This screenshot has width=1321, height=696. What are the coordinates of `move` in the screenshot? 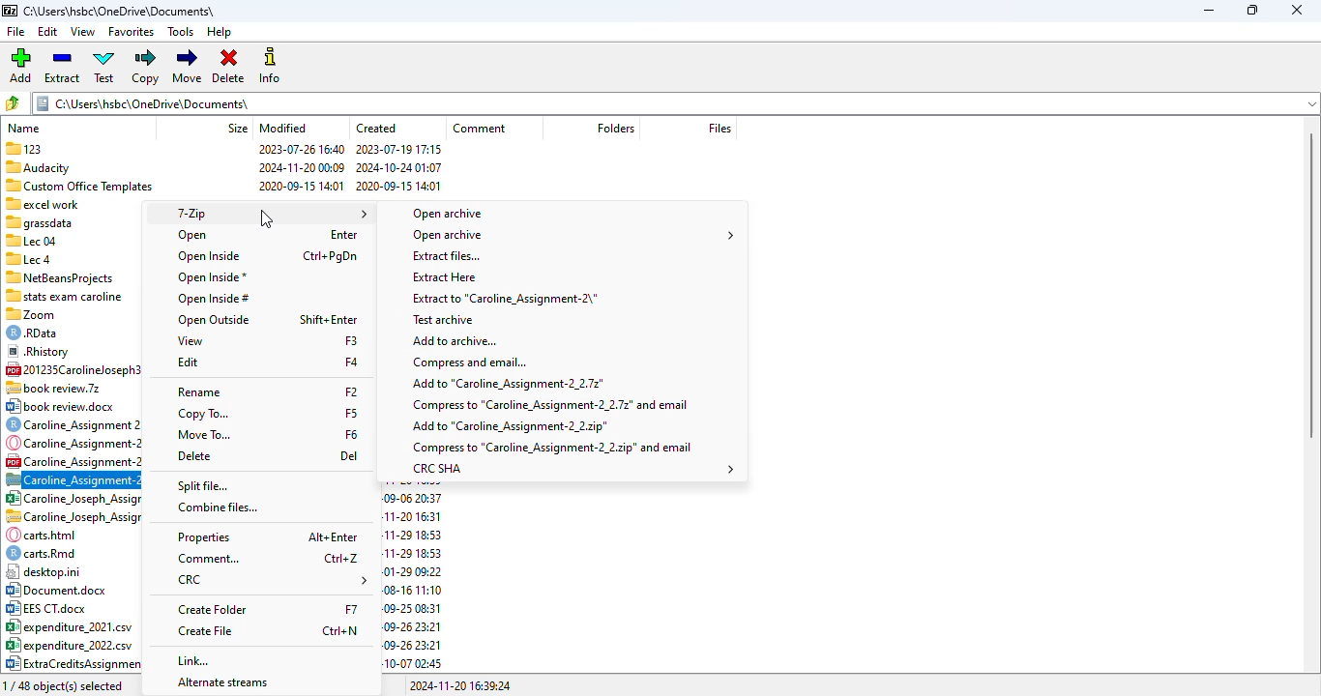 It's located at (189, 66).